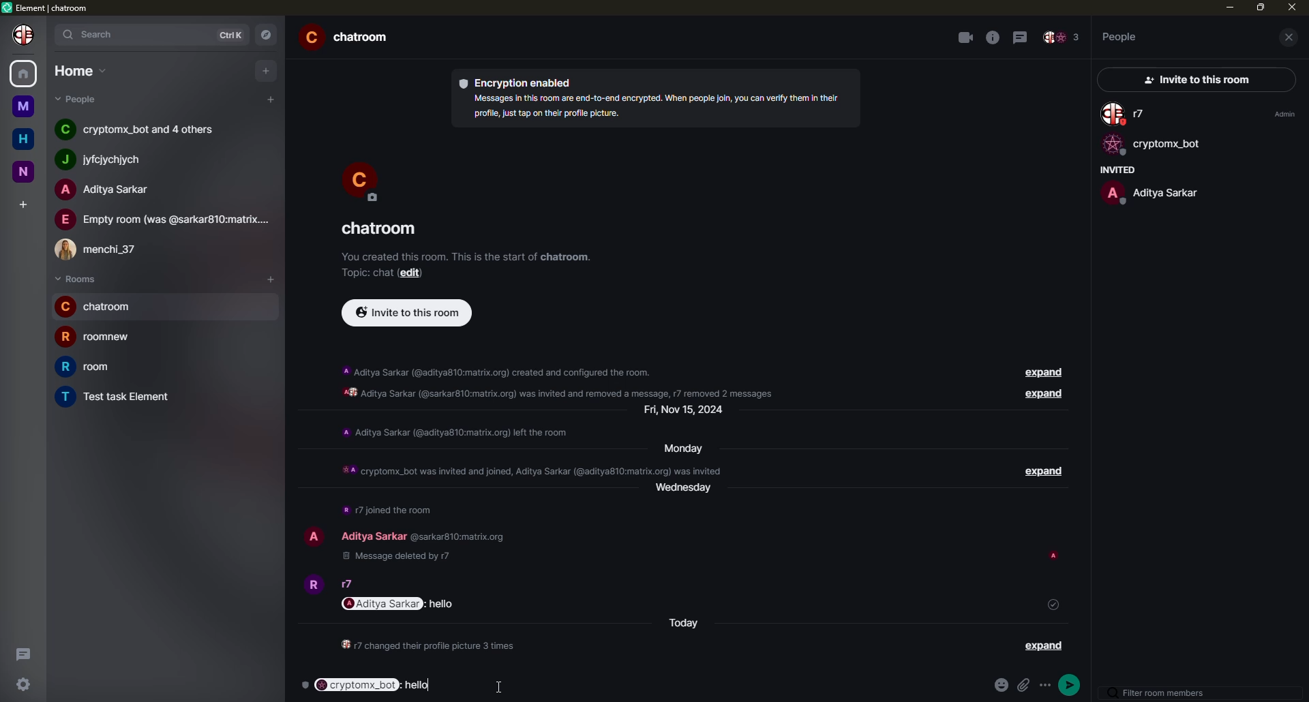  I want to click on day, so click(689, 493).